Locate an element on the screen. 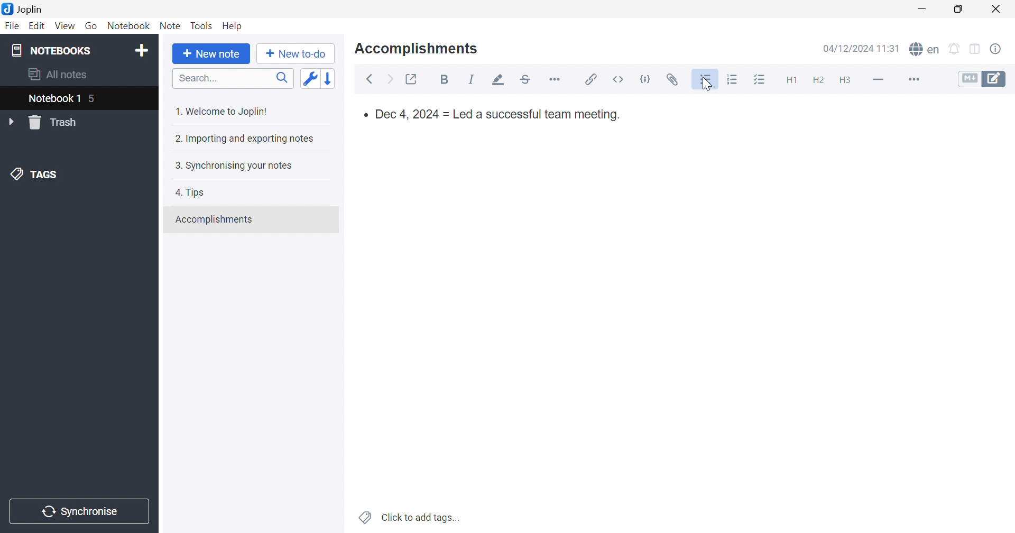 This screenshot has height=533, width=1015. 3. Synchronising your notes is located at coordinates (233, 164).